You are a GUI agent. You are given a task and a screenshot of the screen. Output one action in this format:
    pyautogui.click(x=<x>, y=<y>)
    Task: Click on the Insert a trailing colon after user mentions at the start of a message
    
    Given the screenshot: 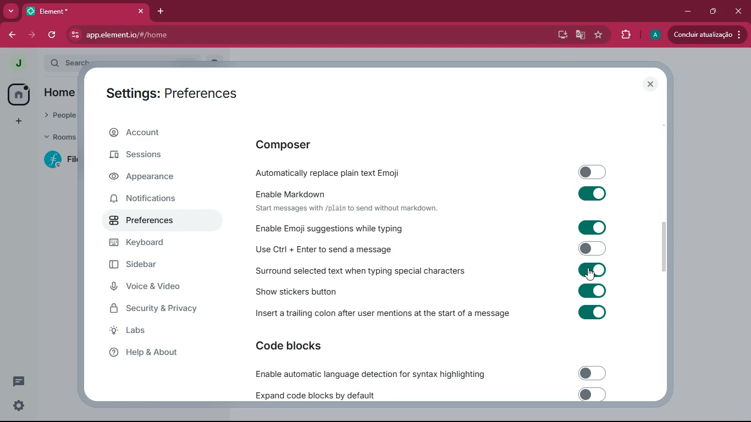 What is the action you would take?
    pyautogui.click(x=426, y=313)
    